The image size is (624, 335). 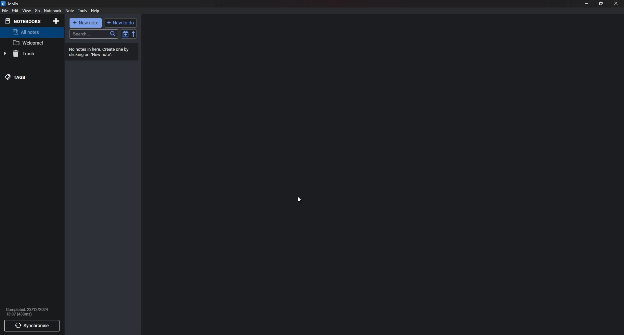 What do you see at coordinates (32, 326) in the screenshot?
I see `Synchronize` at bounding box center [32, 326].